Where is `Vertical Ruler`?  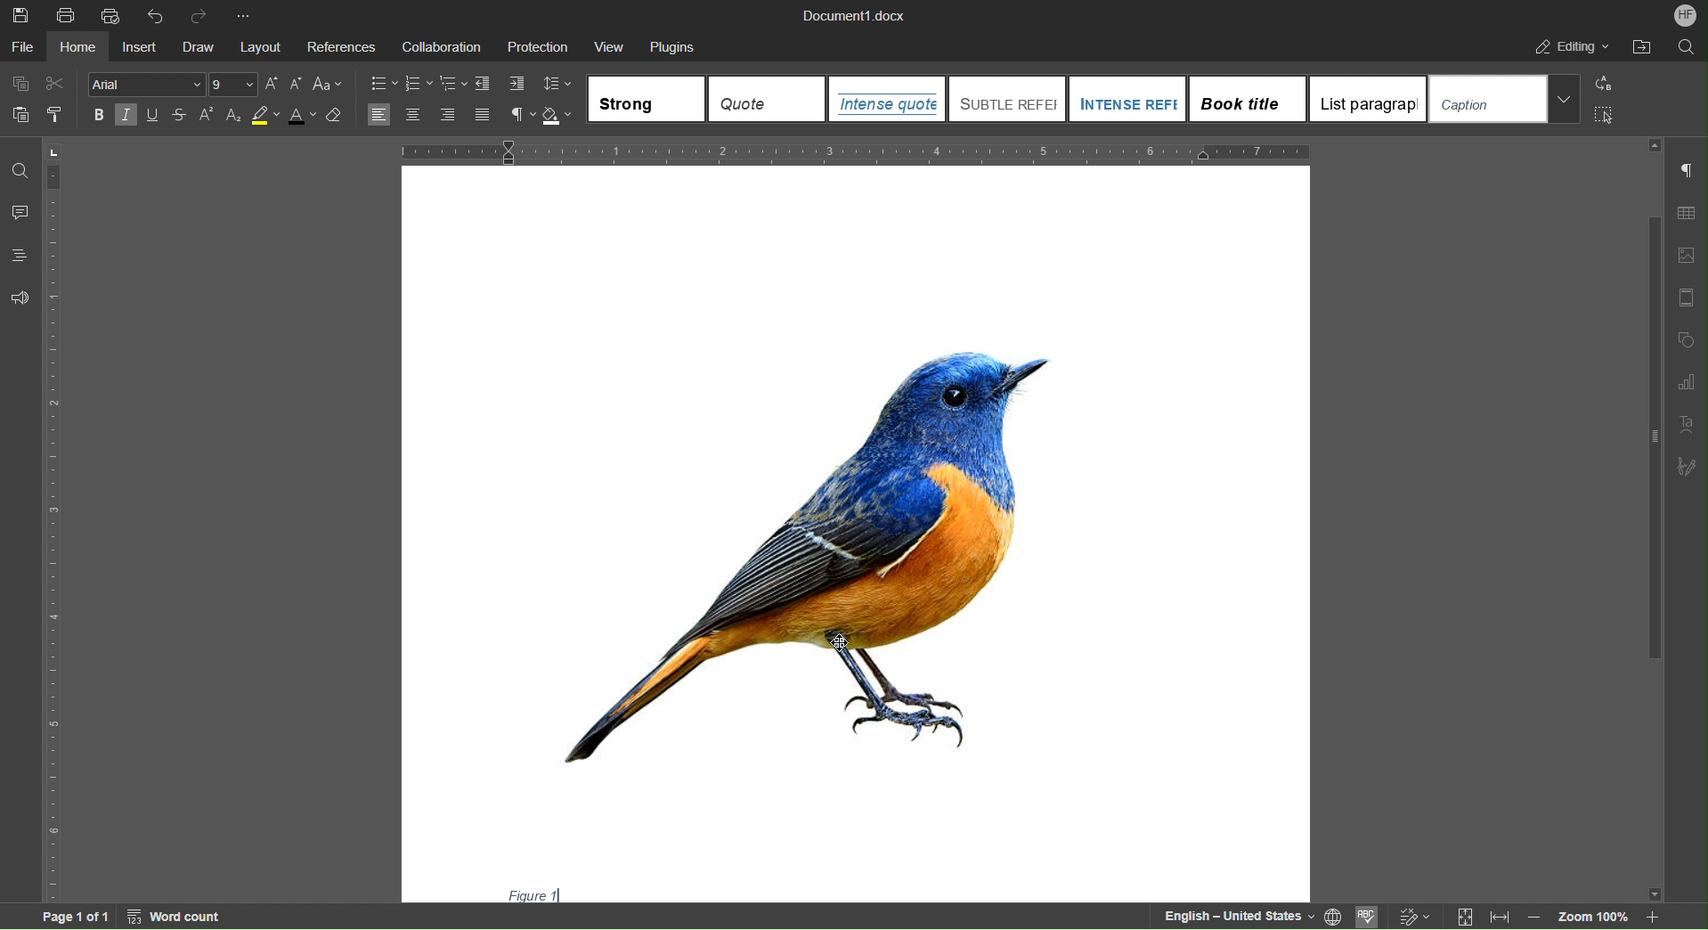 Vertical Ruler is located at coordinates (55, 518).